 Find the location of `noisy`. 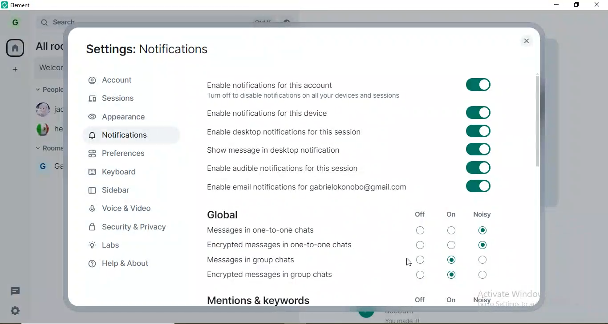

noisy is located at coordinates (482, 299).